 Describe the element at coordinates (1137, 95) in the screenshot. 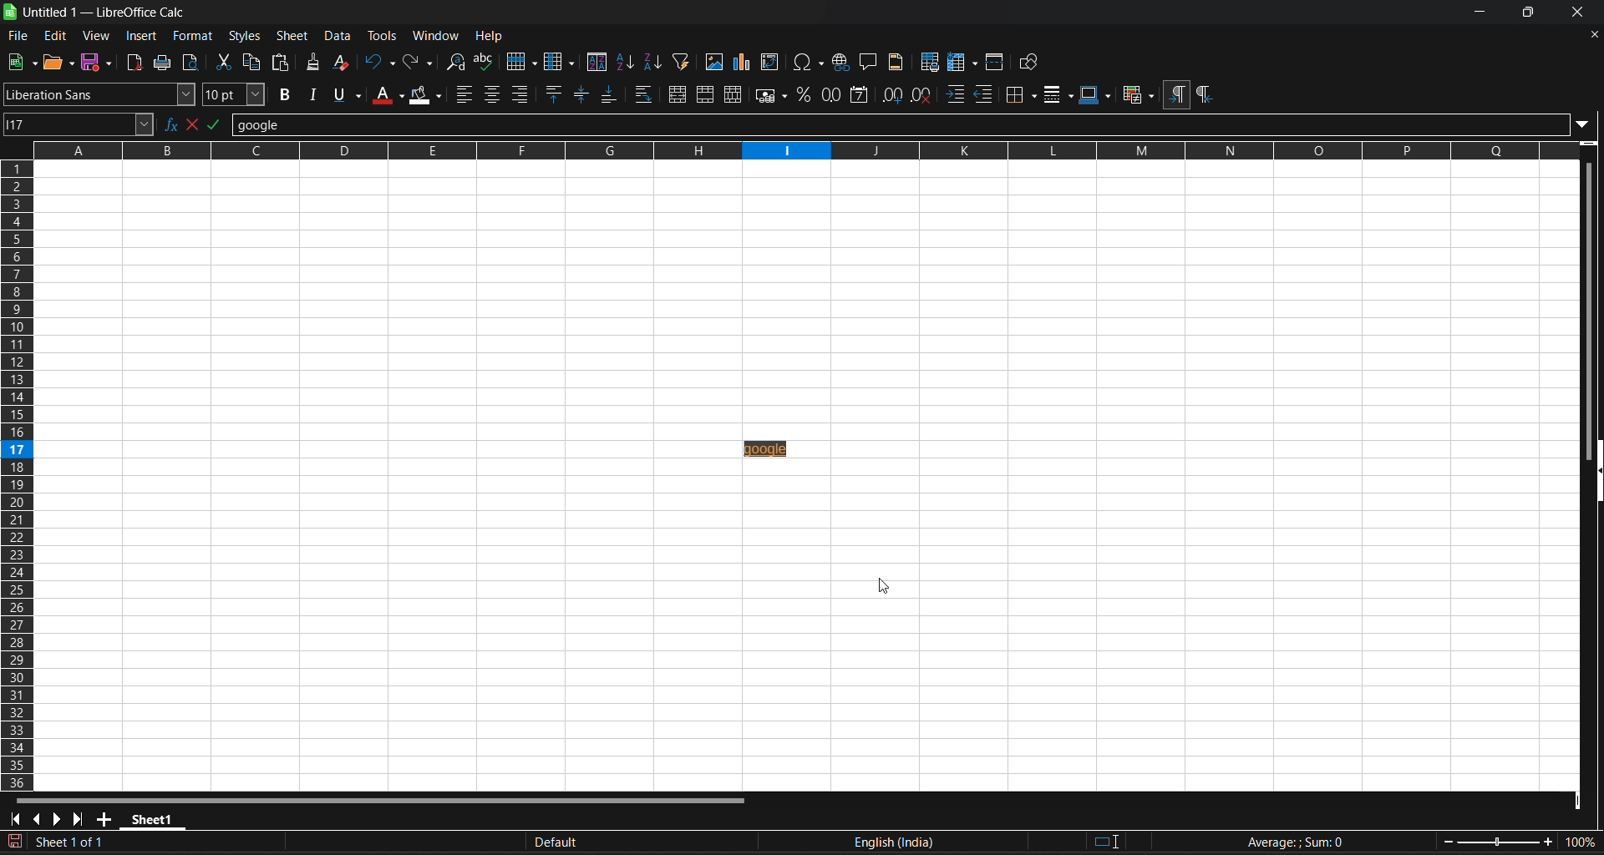

I see `conditional` at that location.